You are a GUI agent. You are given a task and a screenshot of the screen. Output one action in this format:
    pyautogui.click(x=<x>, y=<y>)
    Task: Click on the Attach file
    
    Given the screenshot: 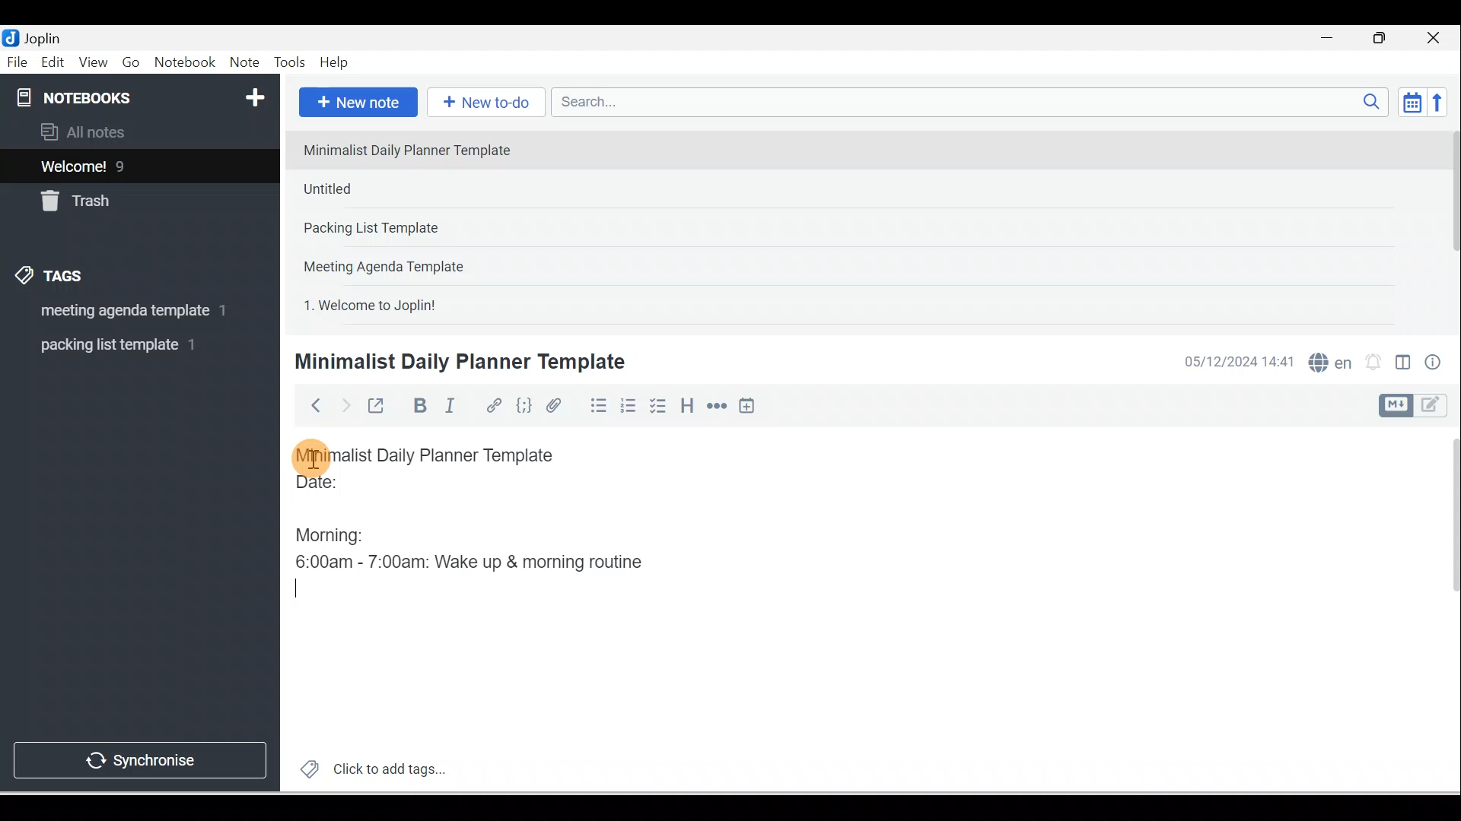 What is the action you would take?
    pyautogui.click(x=558, y=405)
    